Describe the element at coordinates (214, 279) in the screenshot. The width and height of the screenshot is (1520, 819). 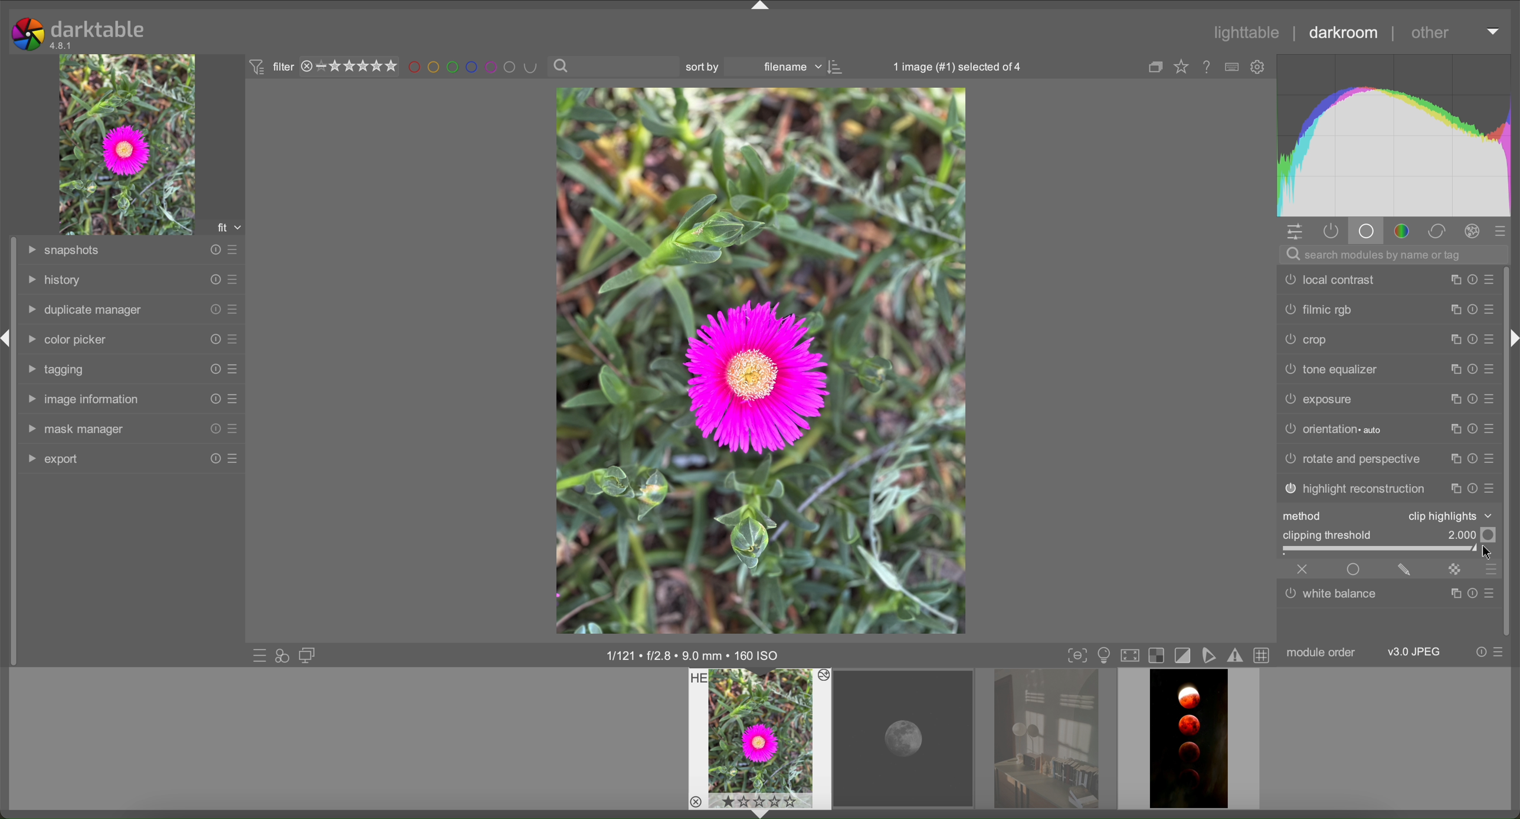
I see `reset presets` at that location.